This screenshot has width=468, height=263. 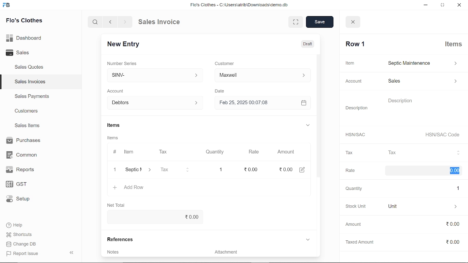 What do you see at coordinates (358, 241) in the screenshot?
I see `Taxed Amount` at bounding box center [358, 241].